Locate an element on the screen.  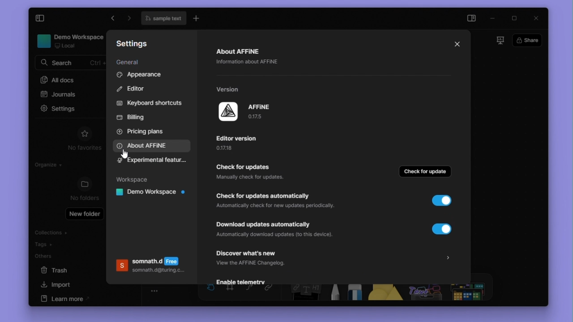
import is located at coordinates (60, 285).